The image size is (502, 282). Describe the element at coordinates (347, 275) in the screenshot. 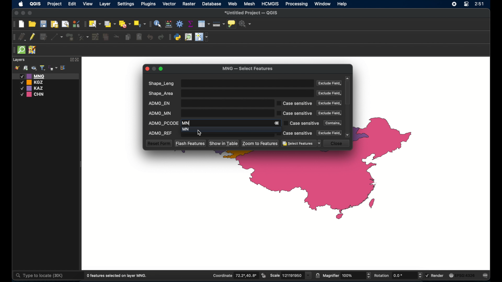

I see `magnifier 100%` at that location.